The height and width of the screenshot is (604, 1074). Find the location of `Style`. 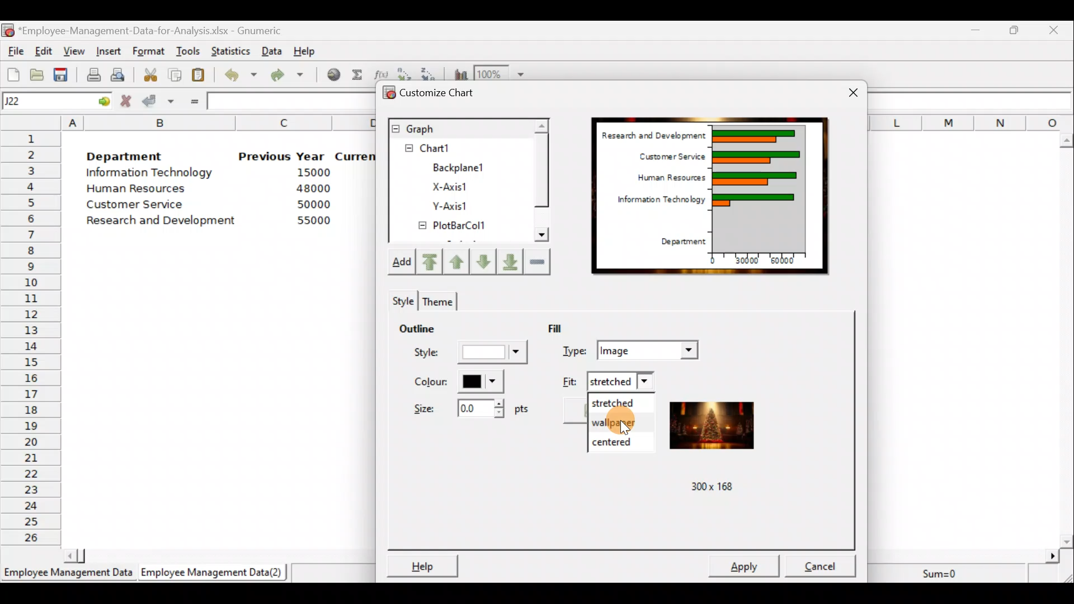

Style is located at coordinates (467, 355).